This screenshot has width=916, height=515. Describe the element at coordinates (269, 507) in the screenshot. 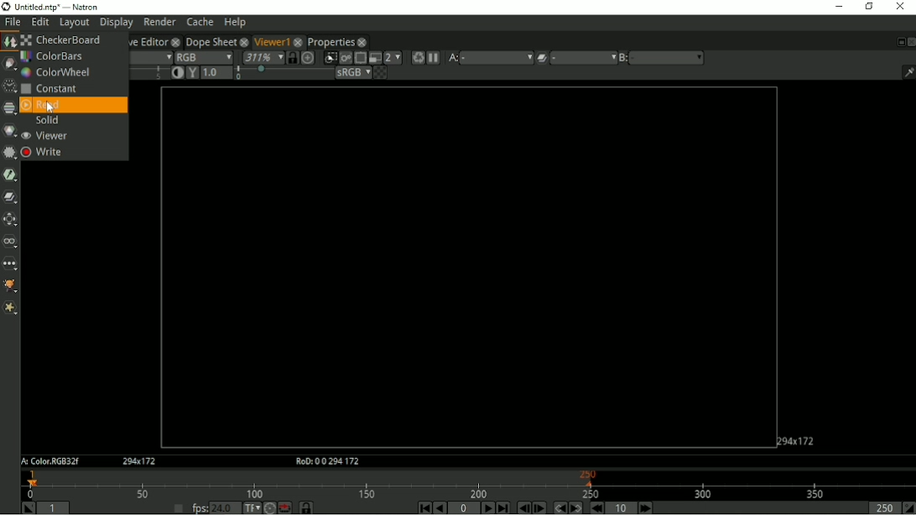

I see `Turbo mode` at that location.